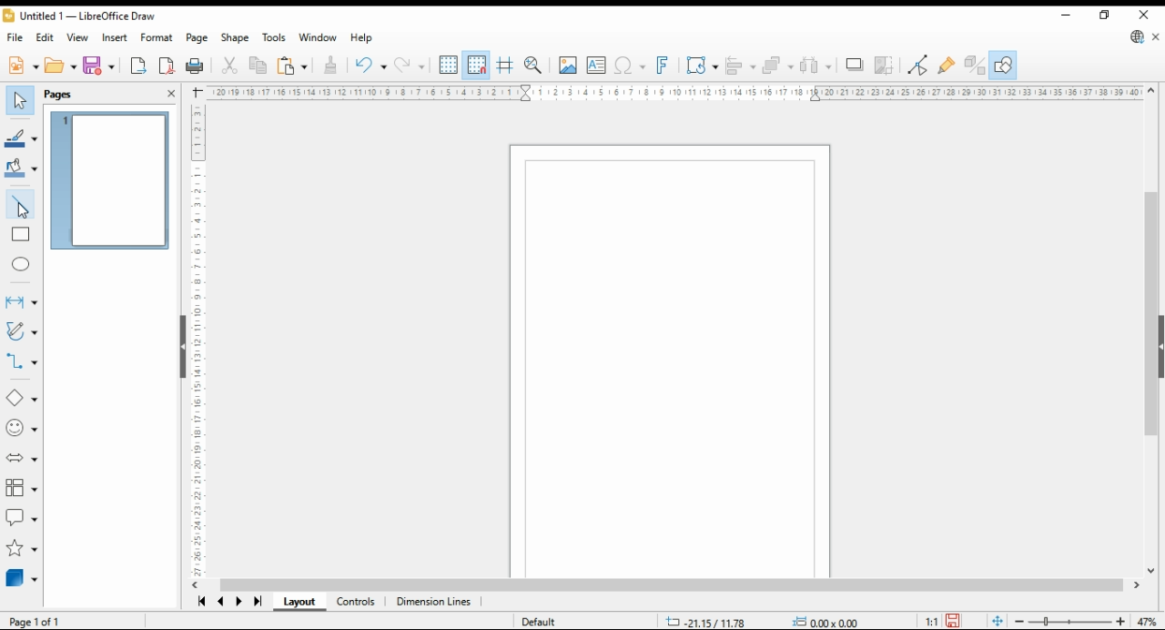  Describe the element at coordinates (201, 603) in the screenshot. I see `first page` at that location.